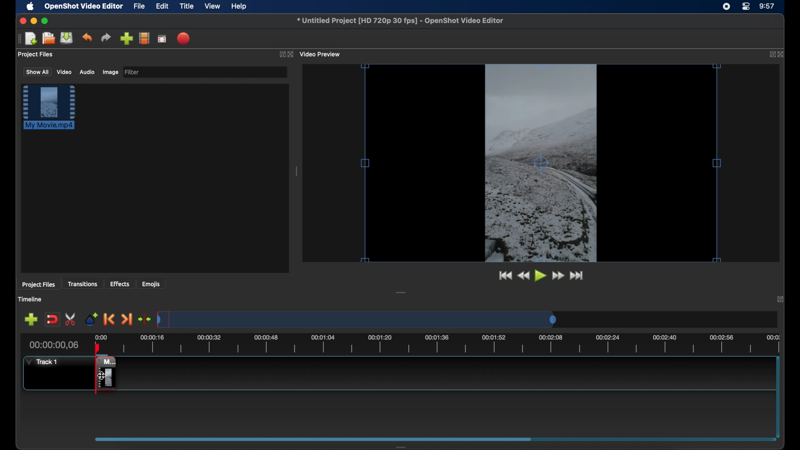  I want to click on new project, so click(32, 39).